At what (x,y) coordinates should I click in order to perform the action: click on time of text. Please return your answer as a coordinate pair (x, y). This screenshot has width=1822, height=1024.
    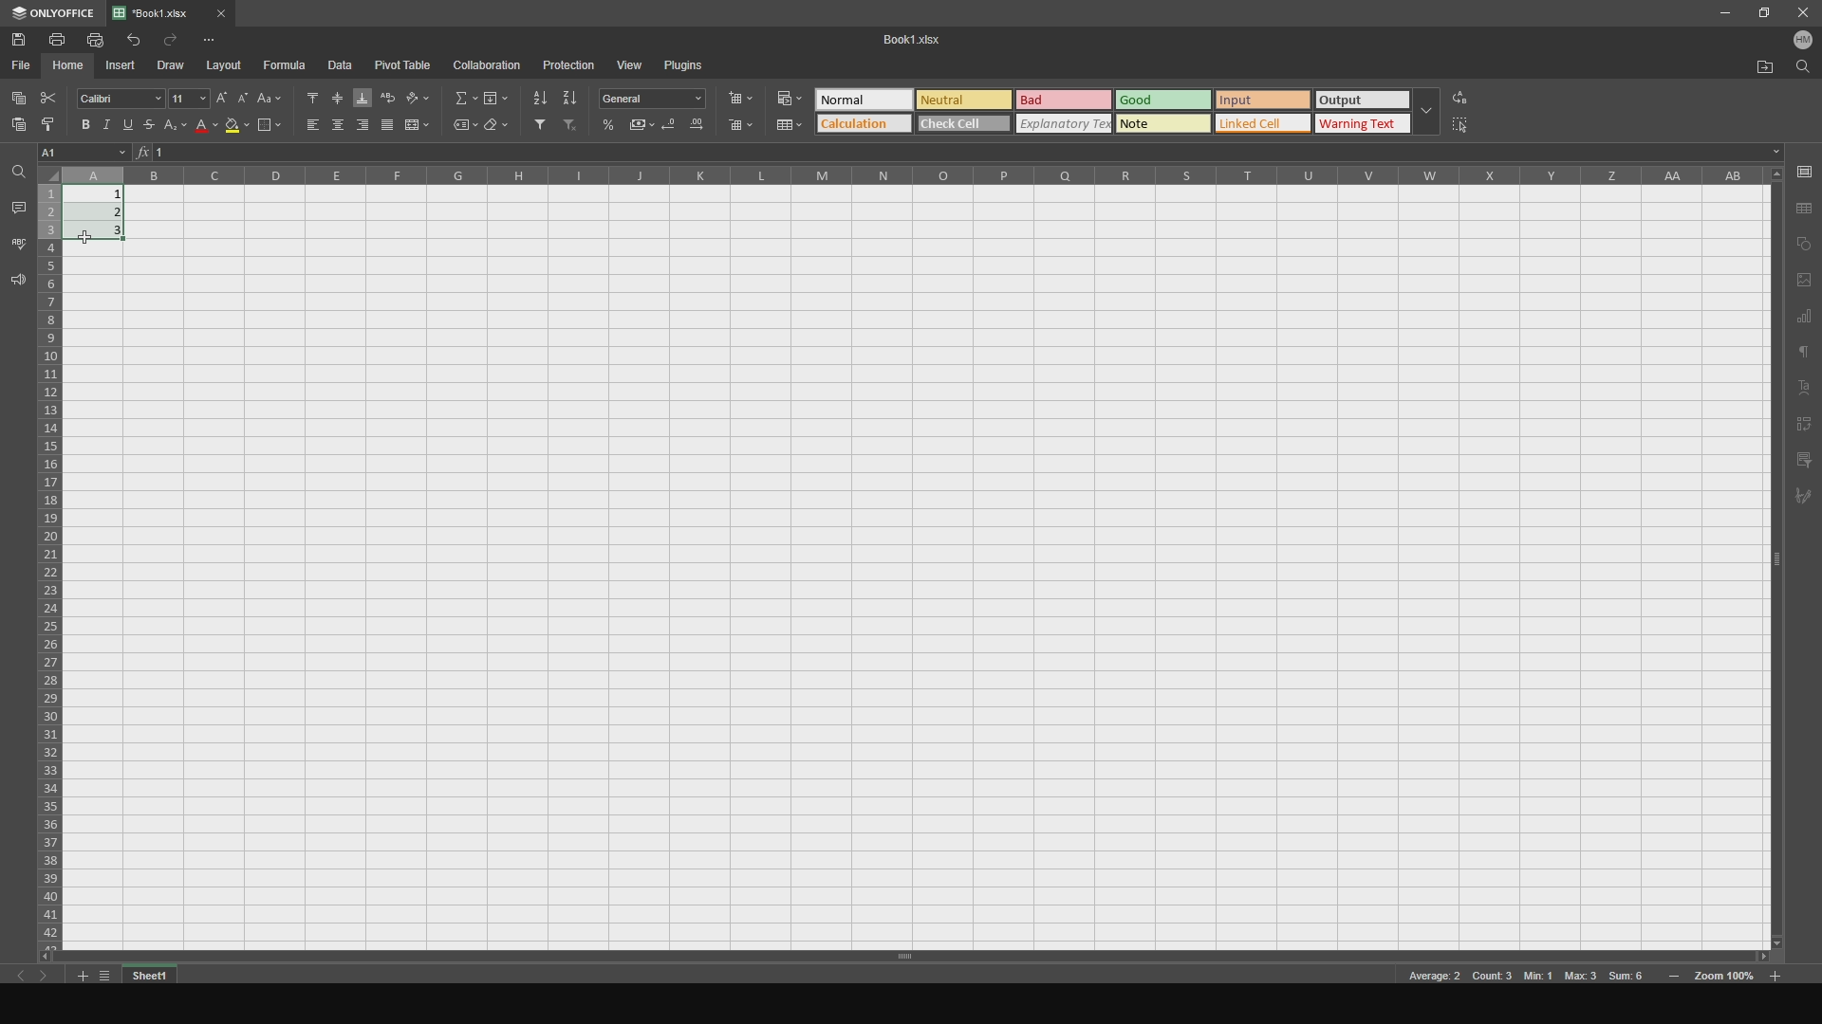
    Looking at the image, I should click on (1127, 110).